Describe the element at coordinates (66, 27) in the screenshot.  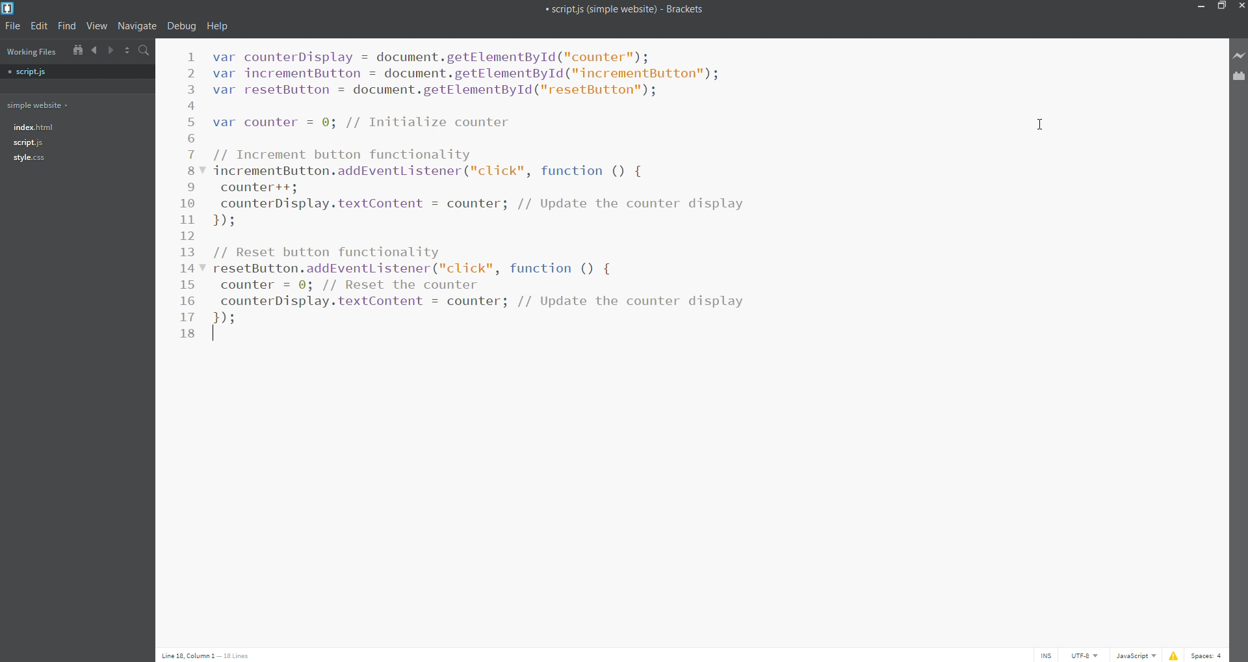
I see `find` at that location.